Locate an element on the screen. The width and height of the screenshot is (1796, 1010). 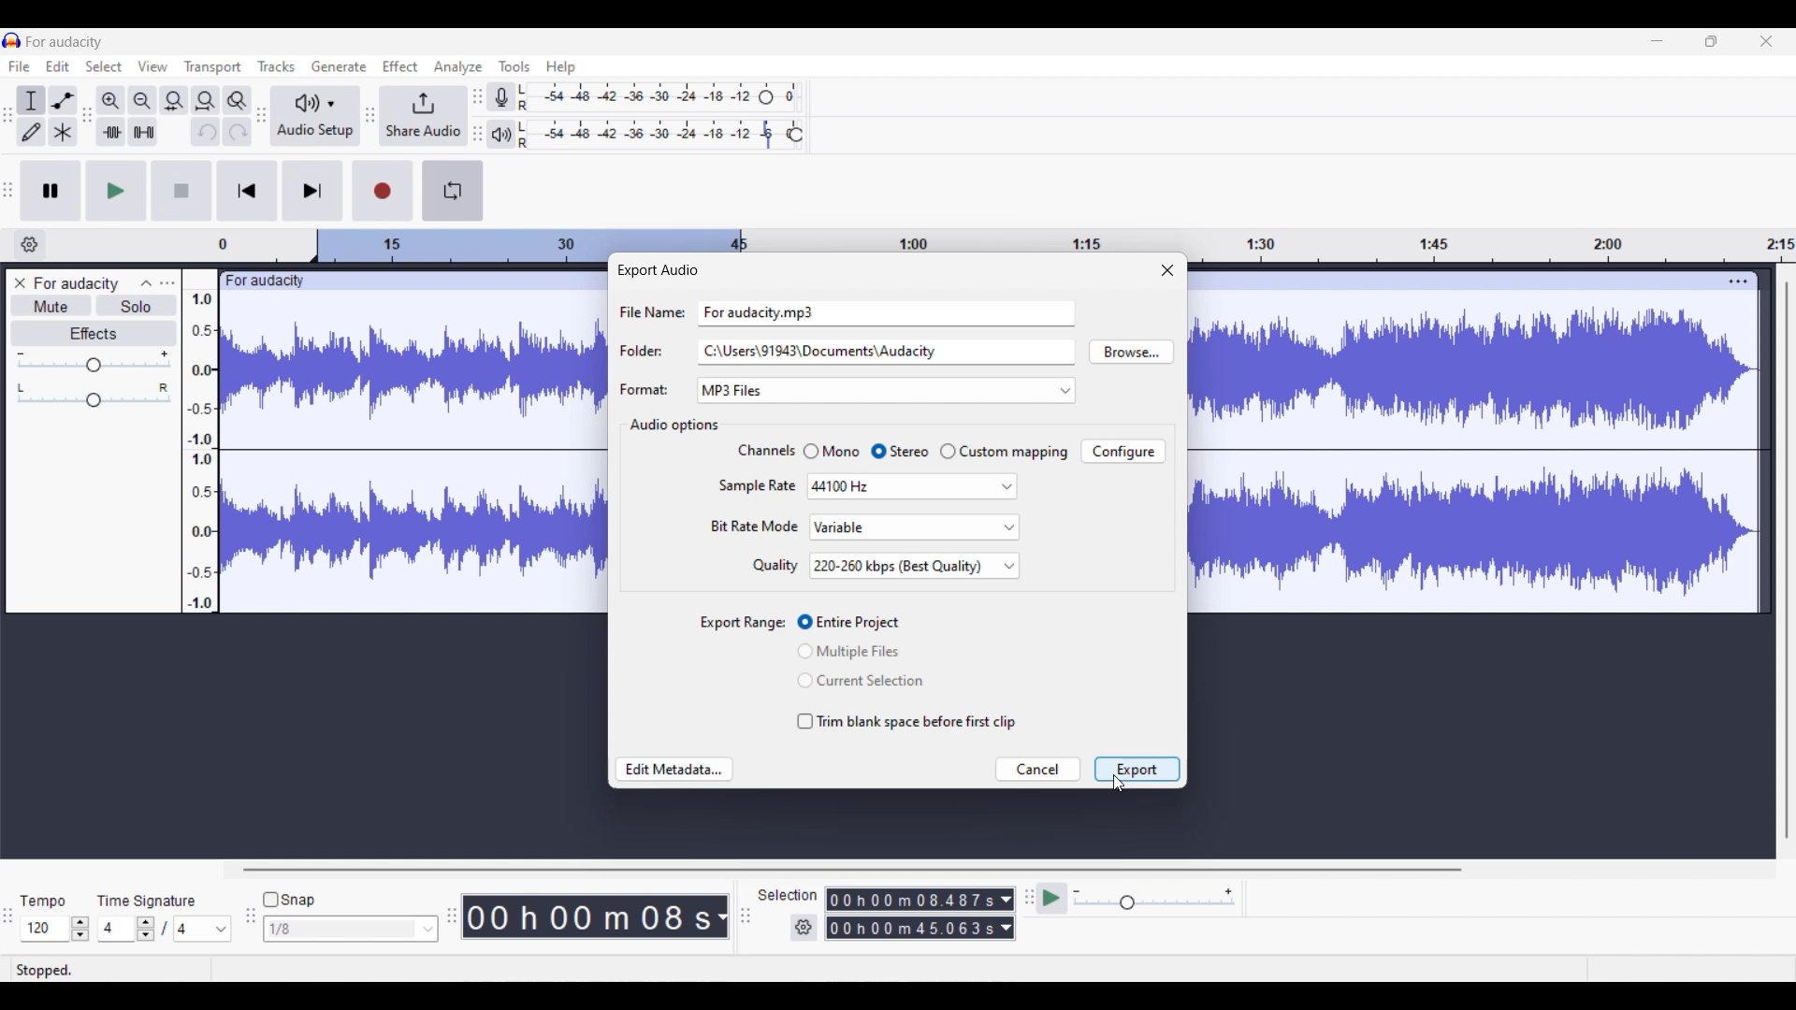
Toggle for 'Multiple Files' is located at coordinates (862, 651).